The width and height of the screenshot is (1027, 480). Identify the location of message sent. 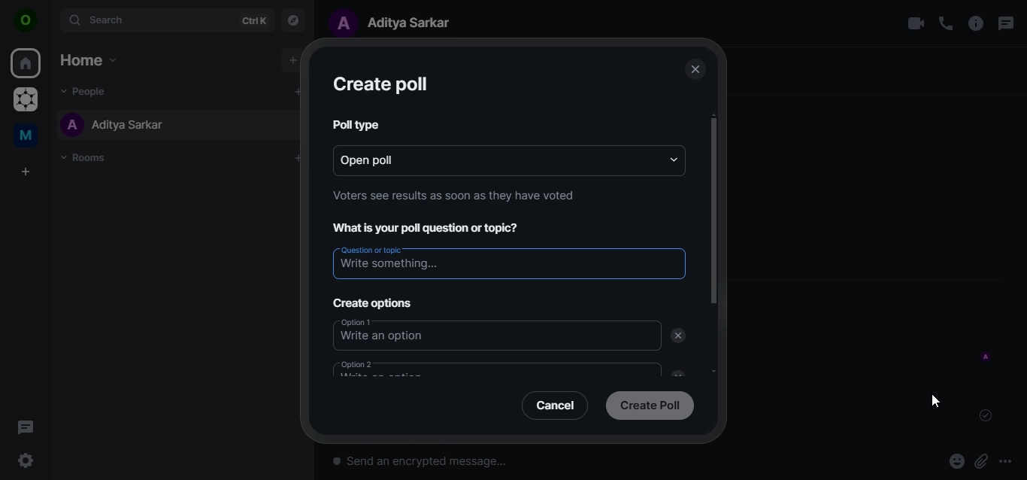
(987, 415).